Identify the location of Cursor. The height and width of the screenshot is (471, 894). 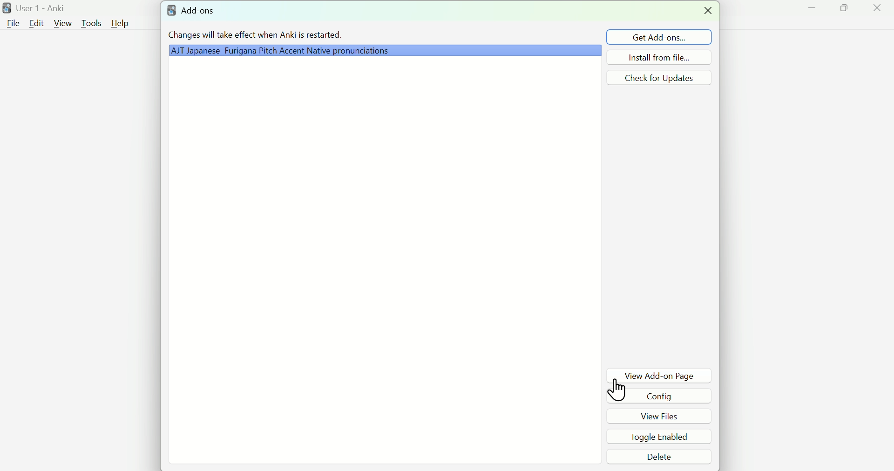
(616, 390).